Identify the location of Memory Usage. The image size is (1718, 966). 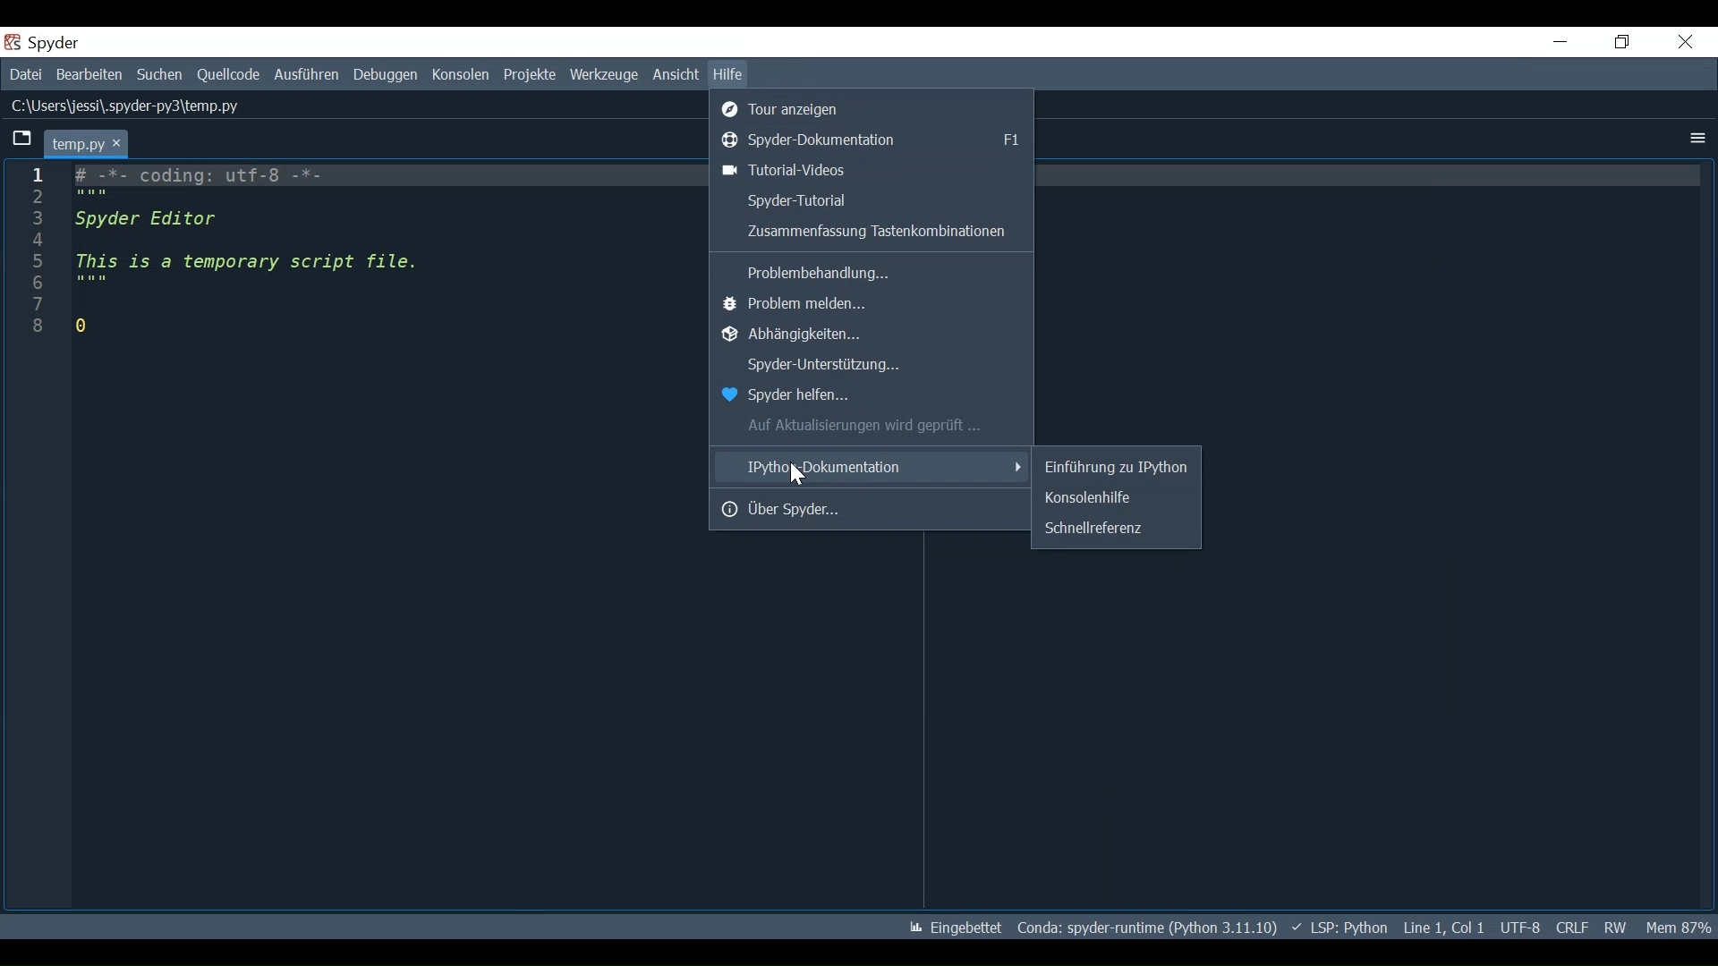
(1677, 928).